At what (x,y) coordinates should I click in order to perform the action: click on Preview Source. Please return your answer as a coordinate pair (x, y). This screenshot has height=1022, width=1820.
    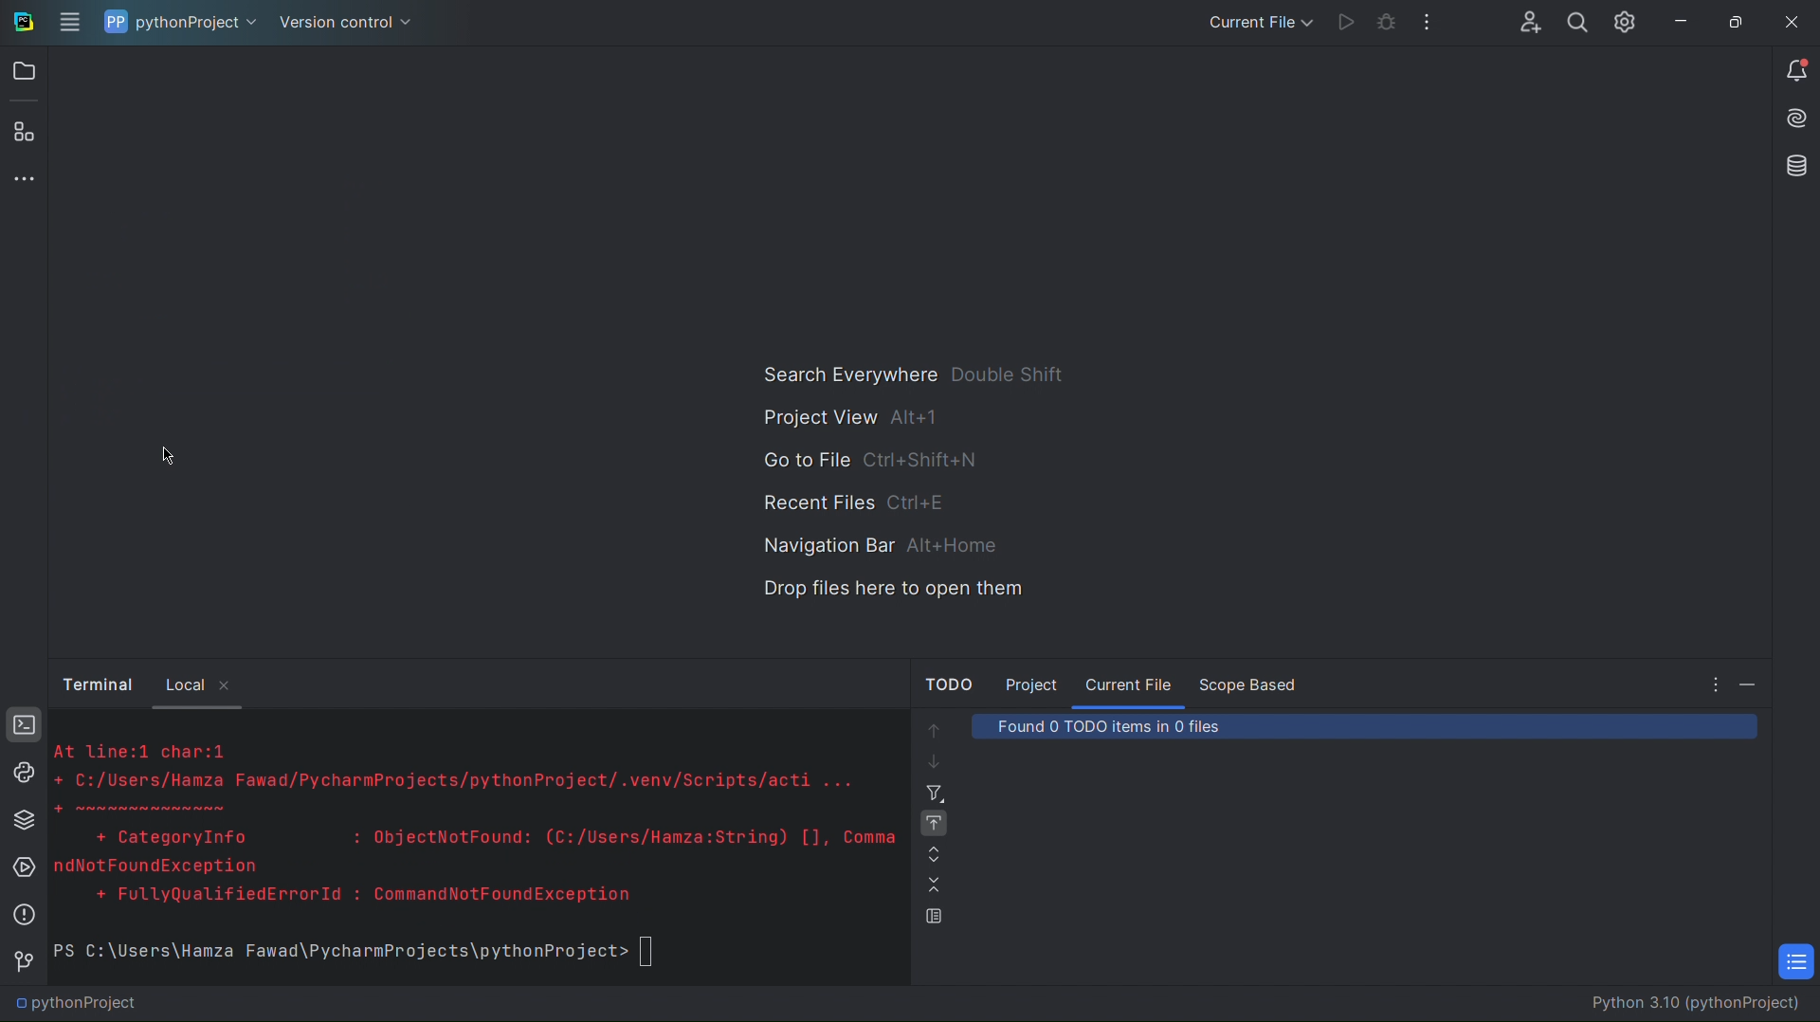
    Looking at the image, I should click on (935, 917).